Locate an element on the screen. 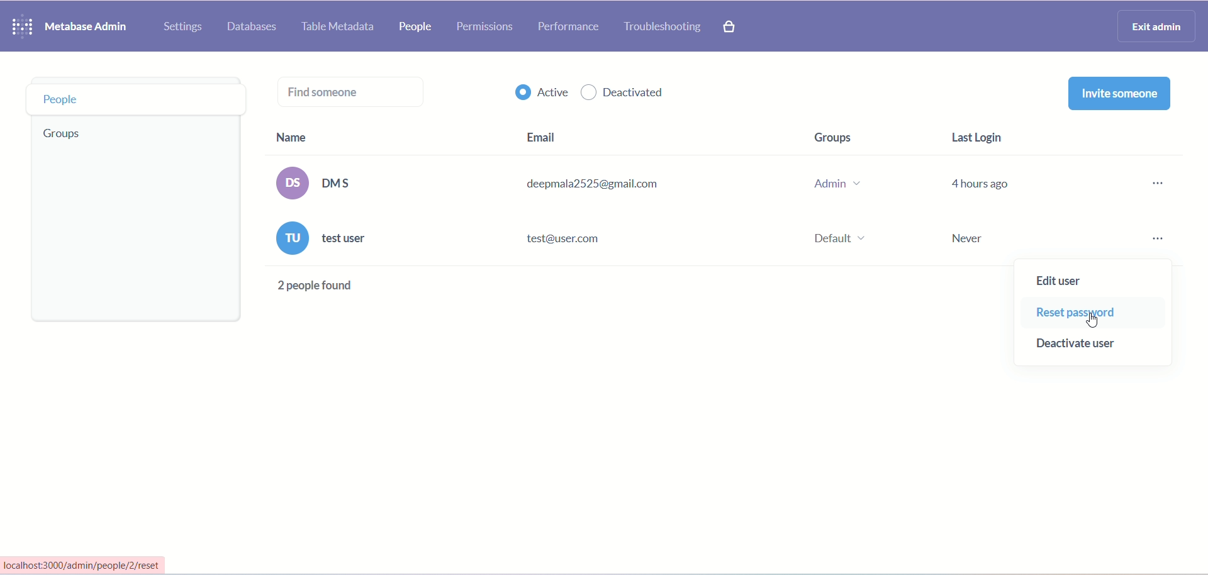 The width and height of the screenshot is (1208, 575). database is located at coordinates (254, 26).